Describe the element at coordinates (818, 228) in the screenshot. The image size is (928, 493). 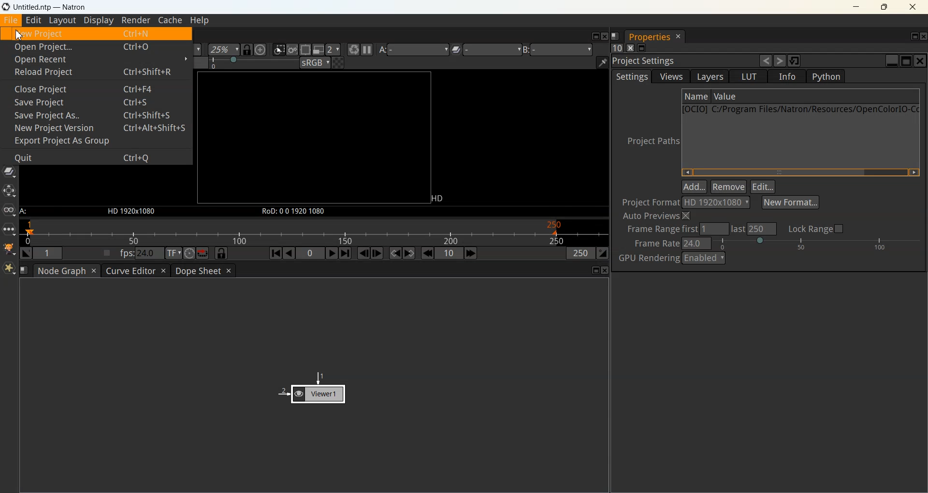
I see `Enable/disable lock range` at that location.